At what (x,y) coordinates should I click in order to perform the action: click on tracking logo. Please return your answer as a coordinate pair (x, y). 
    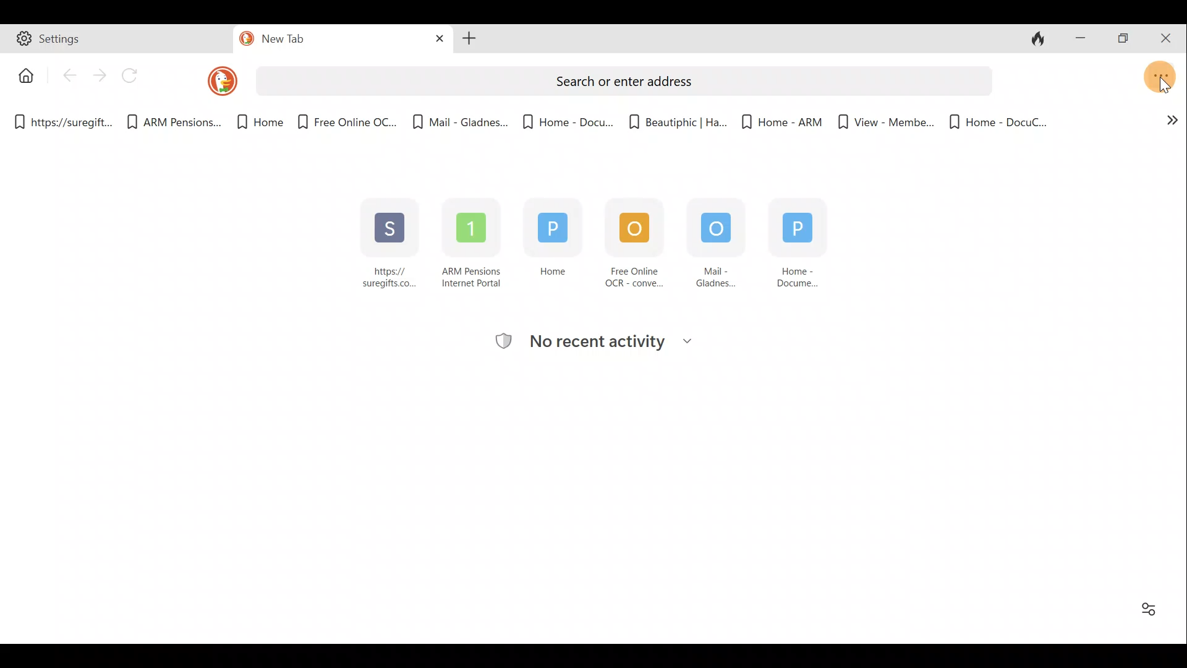
    Looking at the image, I should click on (502, 341).